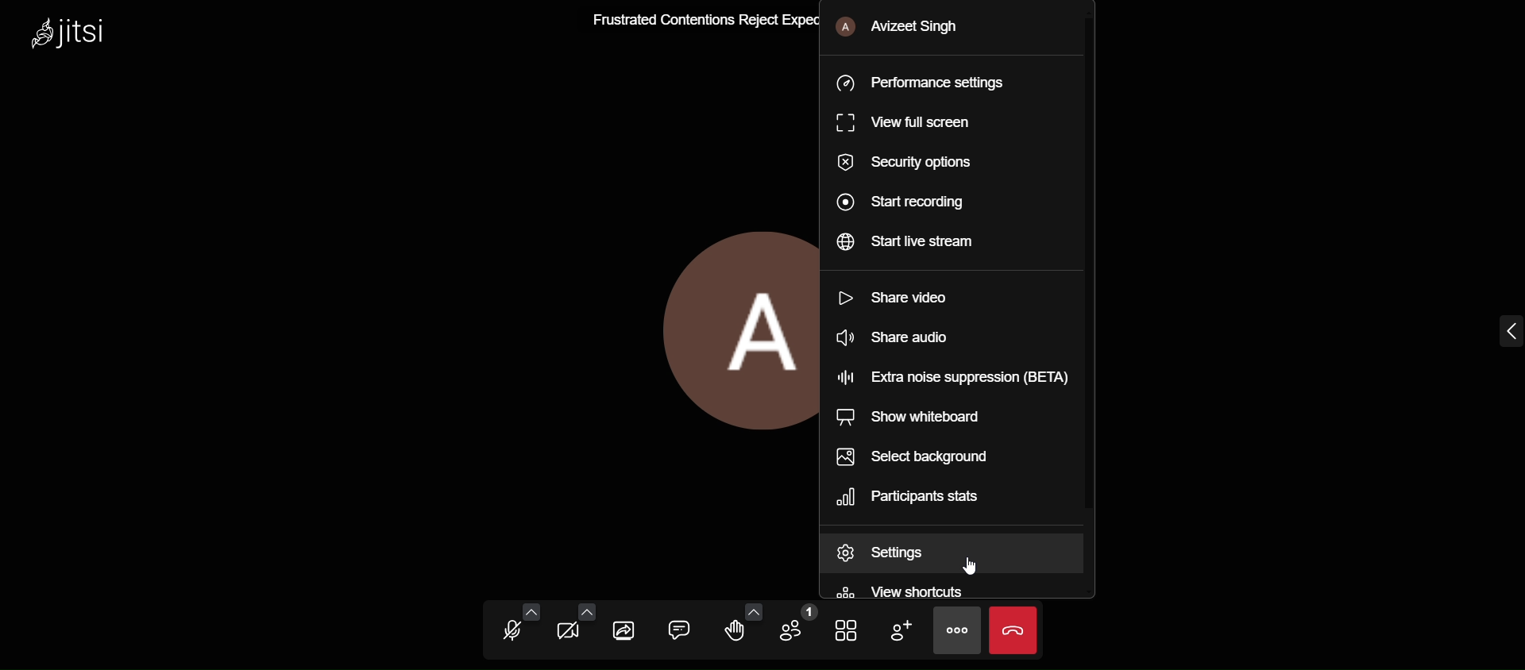 This screenshot has height=670, width=1525. I want to click on share audio, so click(913, 340).